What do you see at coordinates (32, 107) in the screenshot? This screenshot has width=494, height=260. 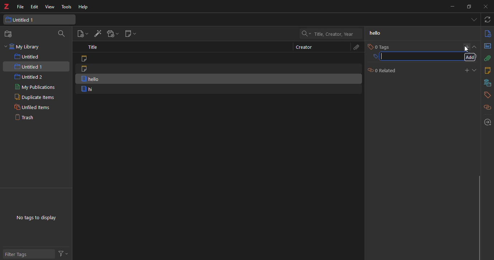 I see `unfiled items` at bounding box center [32, 107].